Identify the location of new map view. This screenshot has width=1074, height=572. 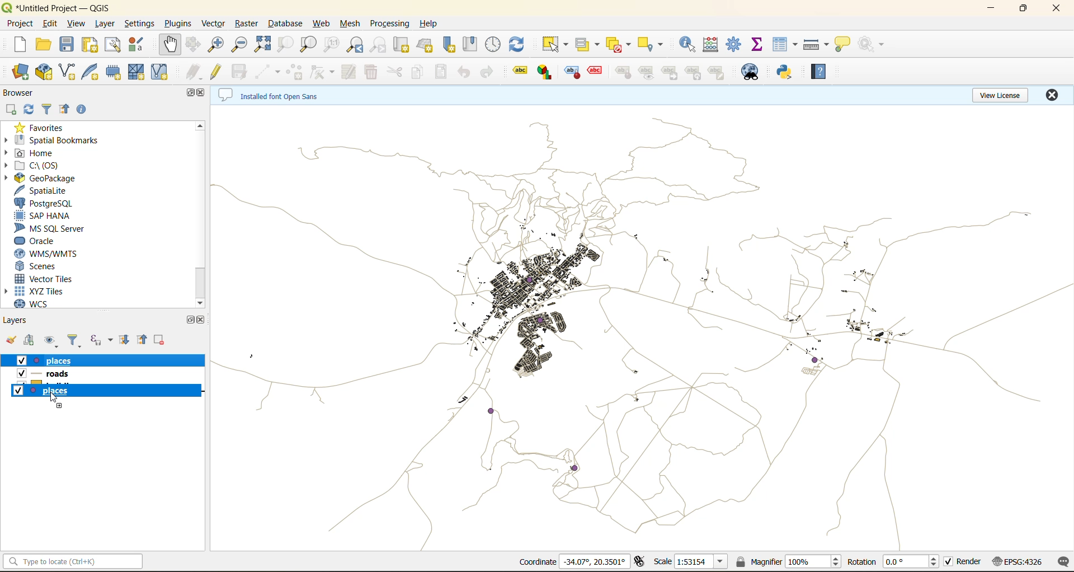
(402, 45).